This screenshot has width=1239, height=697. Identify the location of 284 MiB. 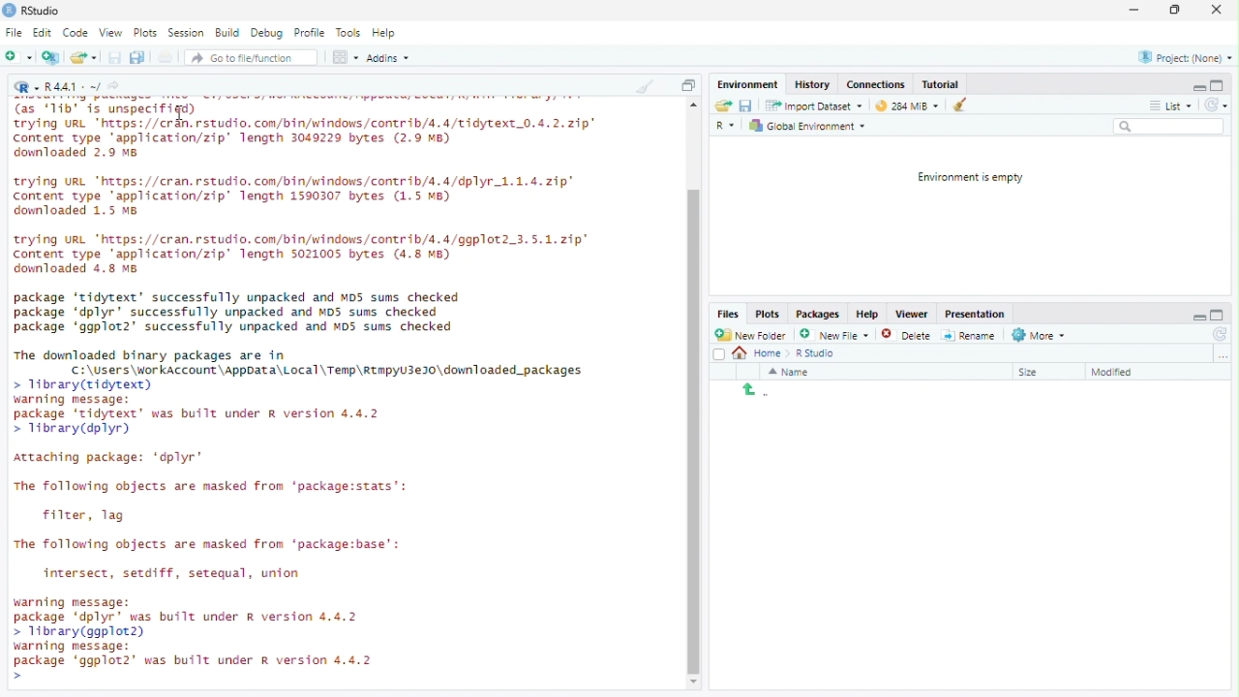
(904, 104).